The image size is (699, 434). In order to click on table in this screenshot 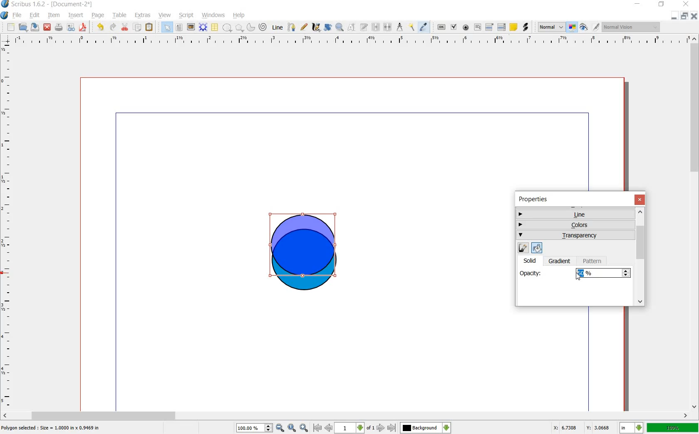, I will do `click(214, 27)`.